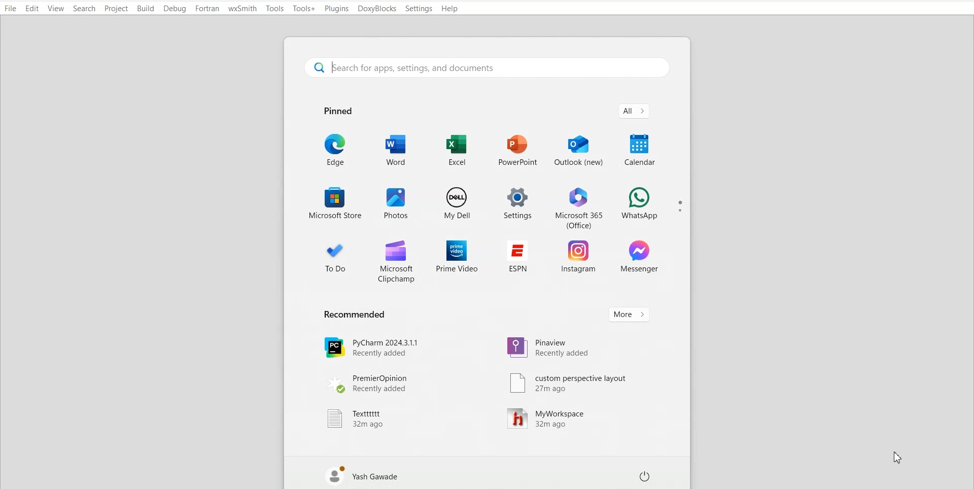  I want to click on Search, so click(84, 9).